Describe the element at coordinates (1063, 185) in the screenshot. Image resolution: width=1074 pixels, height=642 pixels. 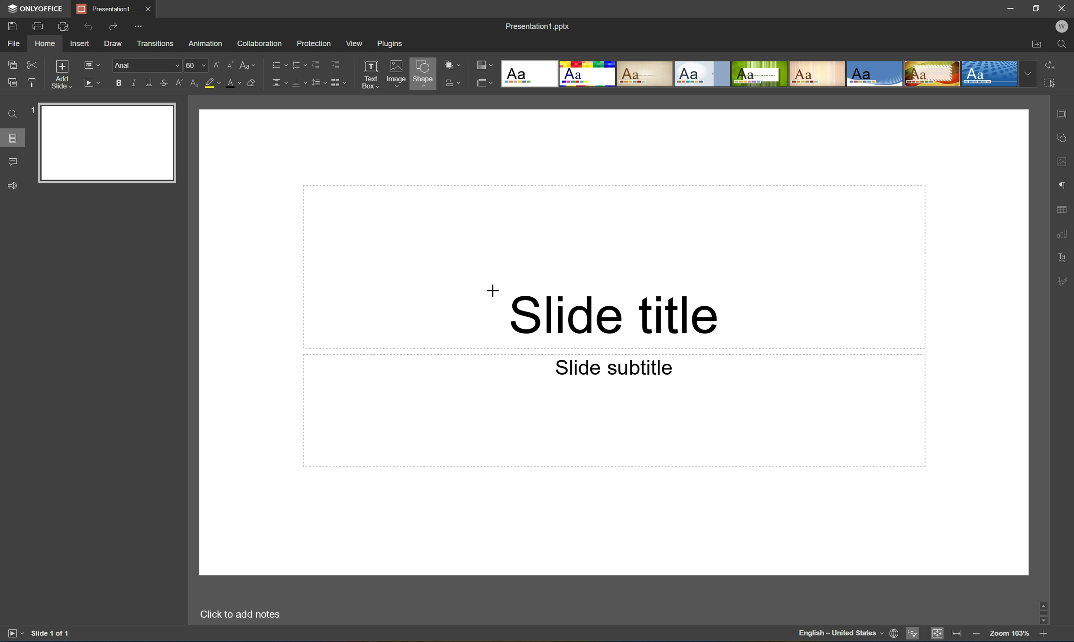
I see `paragraph settings` at that location.